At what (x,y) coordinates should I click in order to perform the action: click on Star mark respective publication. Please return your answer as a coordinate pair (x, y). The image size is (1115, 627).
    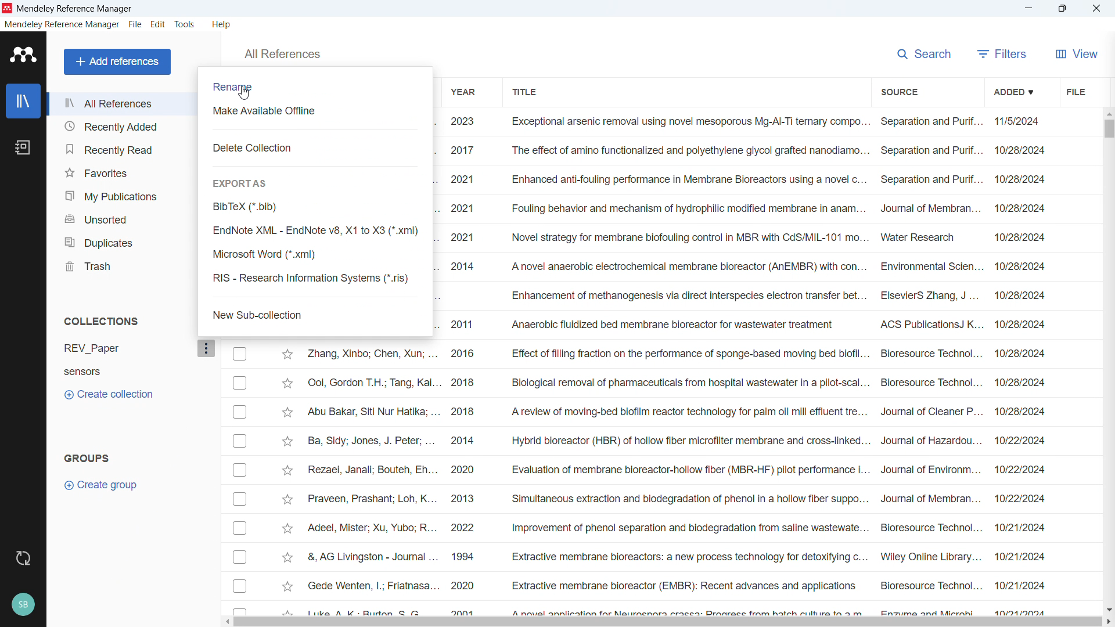
    Looking at the image, I should click on (287, 586).